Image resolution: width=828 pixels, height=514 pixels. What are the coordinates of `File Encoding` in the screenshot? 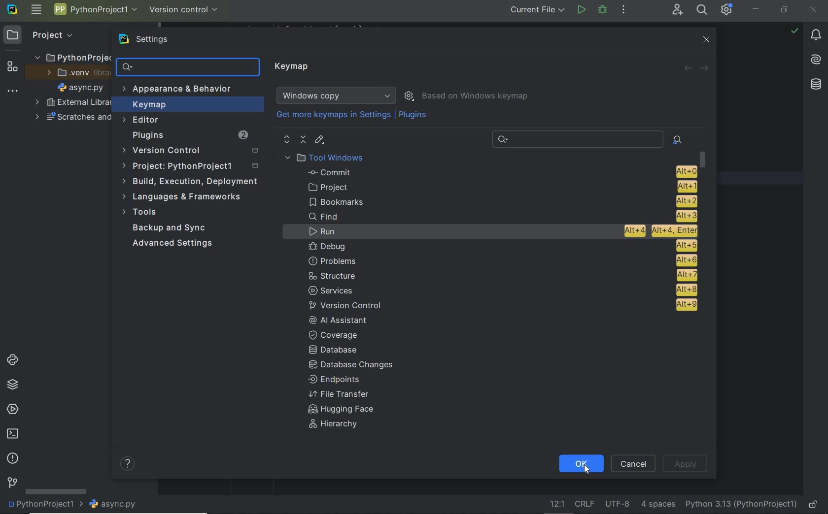 It's located at (618, 505).